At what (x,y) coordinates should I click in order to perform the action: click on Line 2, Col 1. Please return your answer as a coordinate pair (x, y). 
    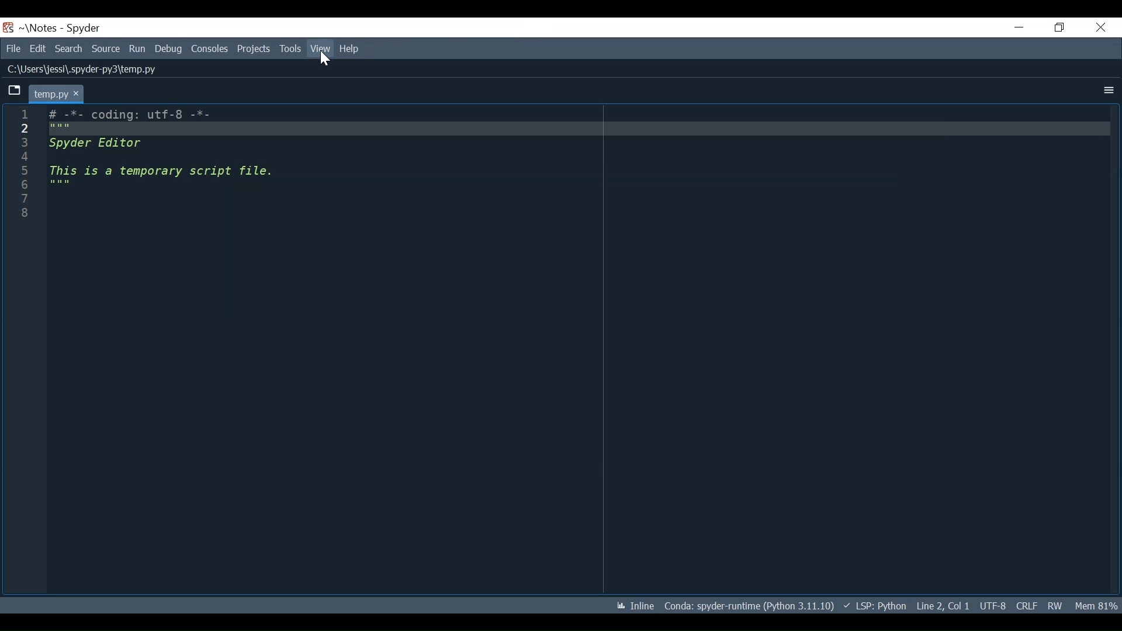
    Looking at the image, I should click on (943, 606).